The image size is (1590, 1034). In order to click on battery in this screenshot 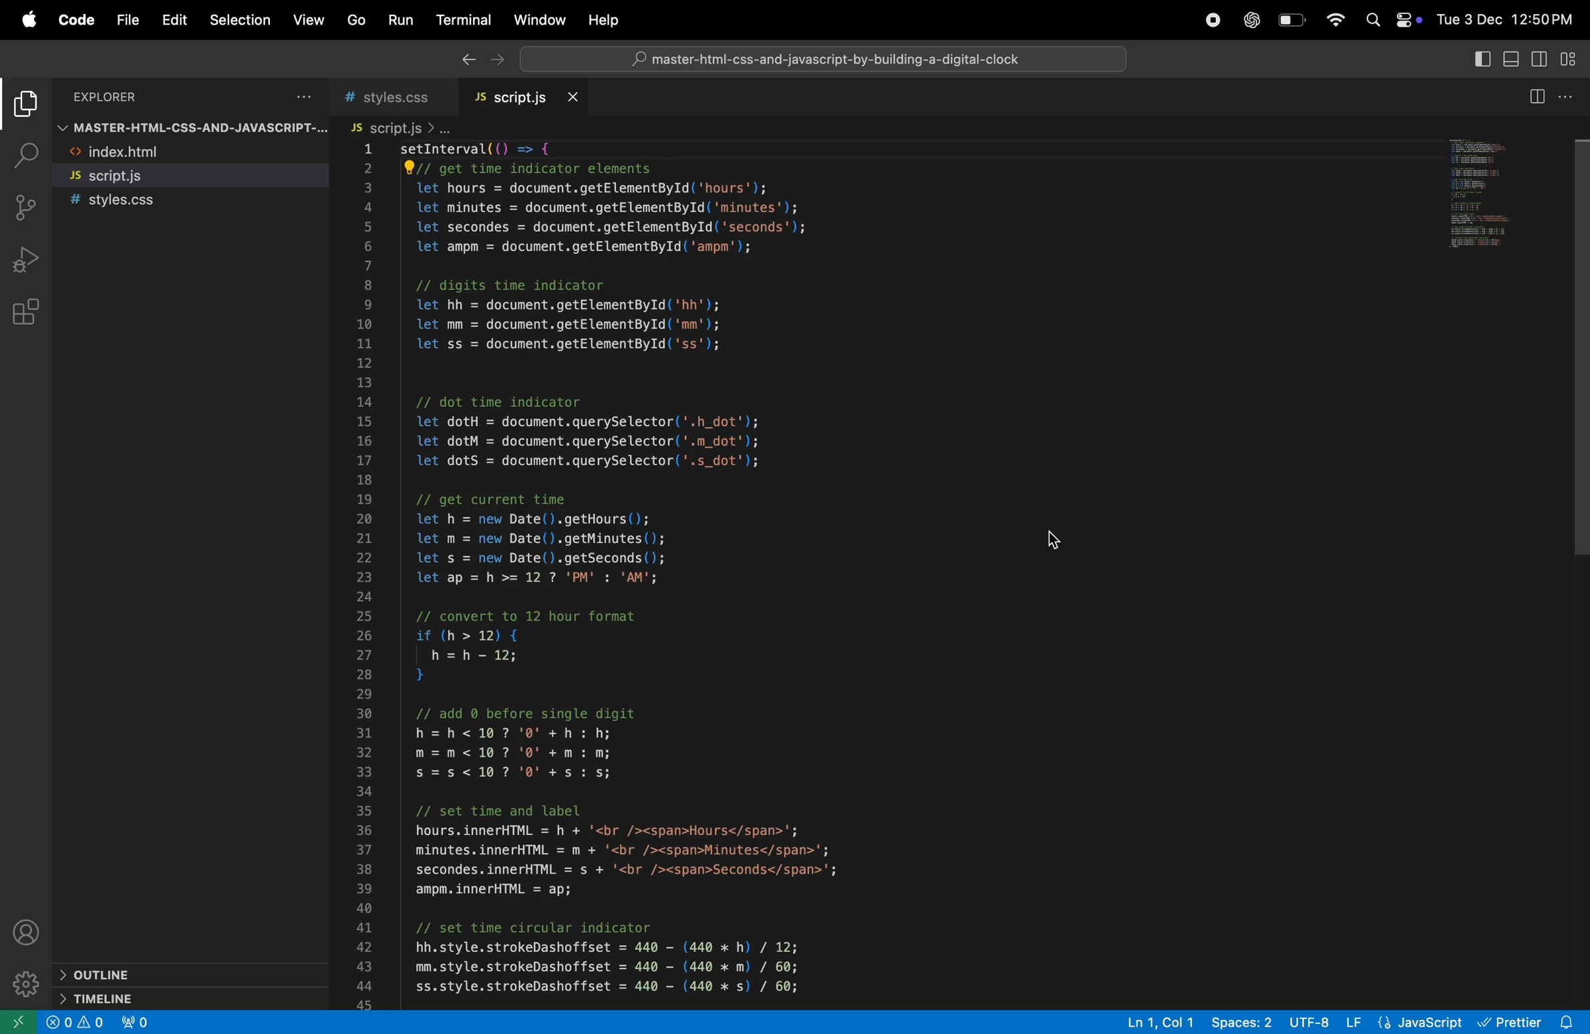, I will do `click(1294, 20)`.